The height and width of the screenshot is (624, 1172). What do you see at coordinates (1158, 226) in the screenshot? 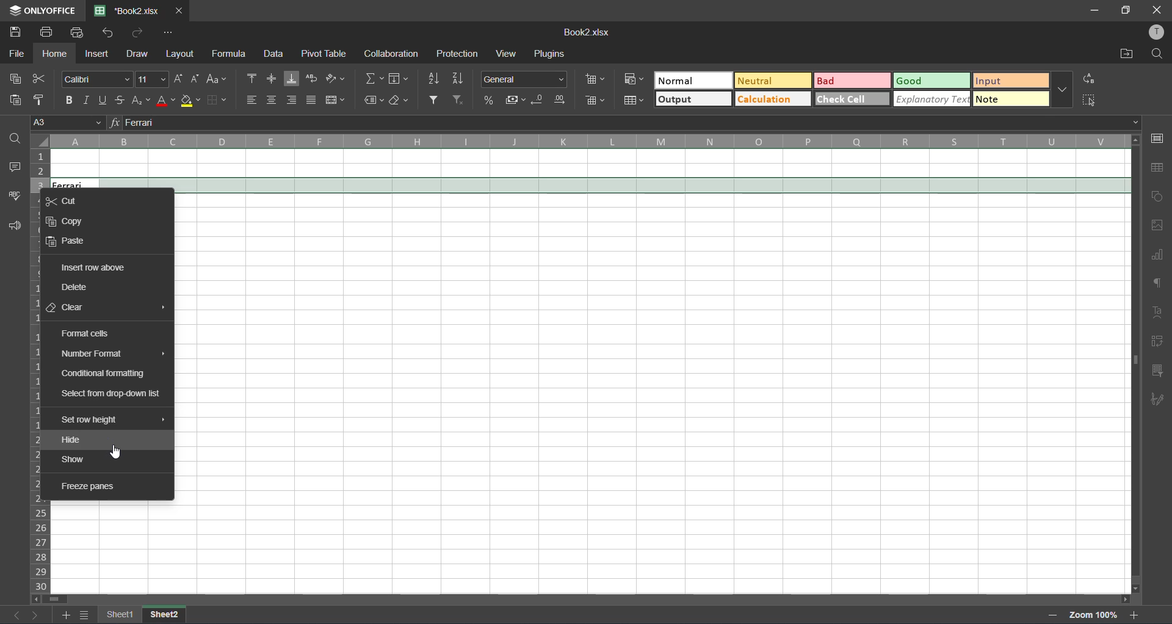
I see `images` at bounding box center [1158, 226].